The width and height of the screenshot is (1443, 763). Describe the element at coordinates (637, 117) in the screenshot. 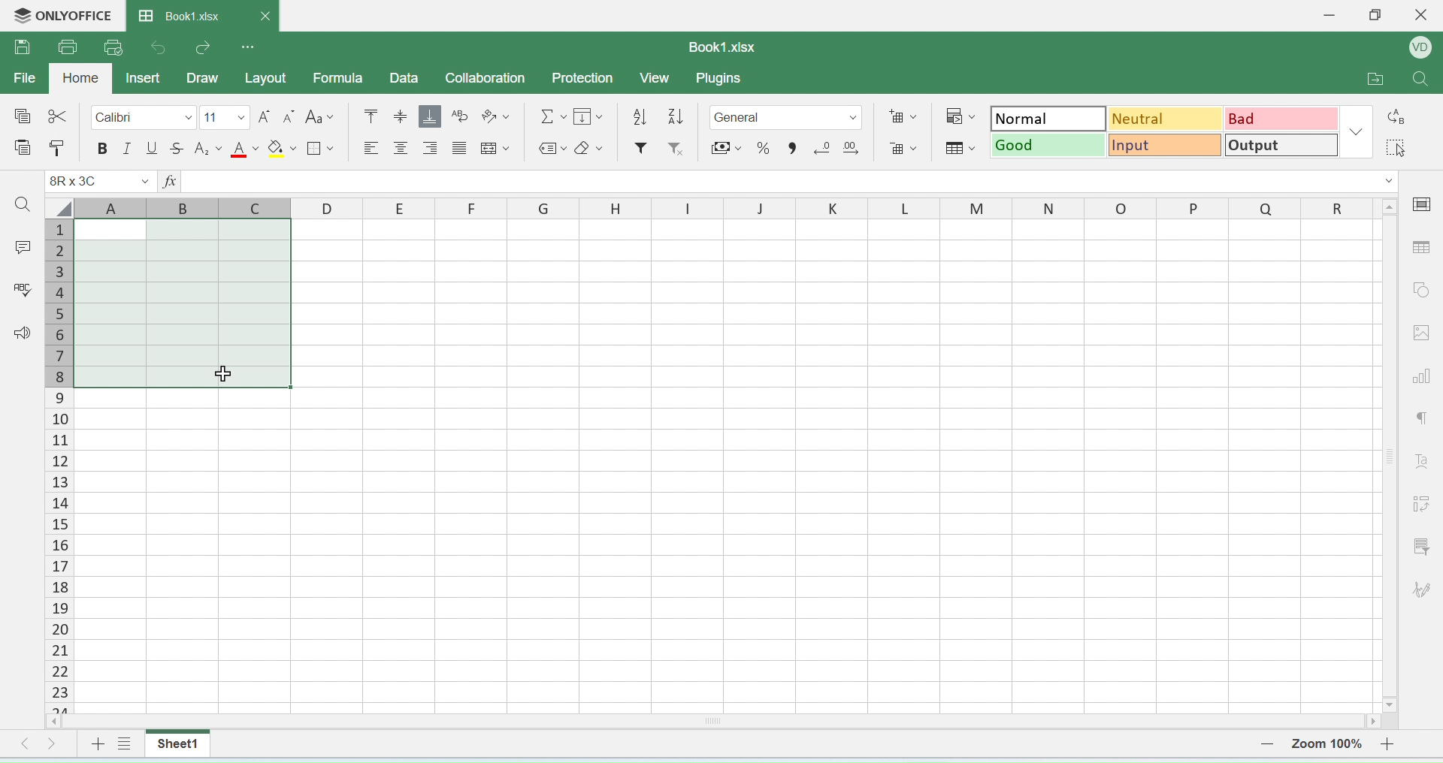

I see `descending order` at that location.